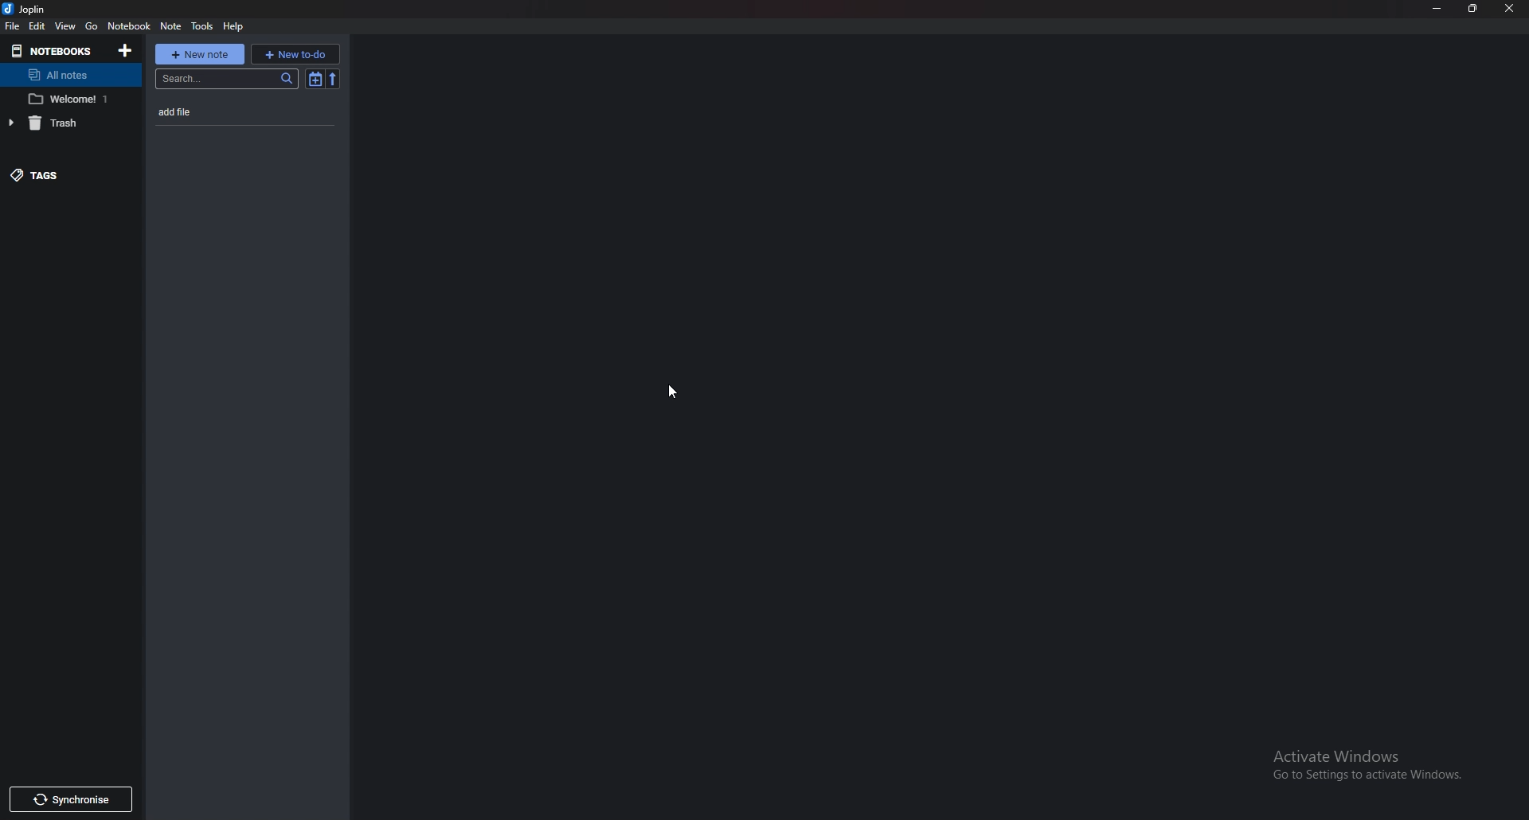 The image size is (1529, 820). Describe the element at coordinates (226, 78) in the screenshot. I see `Search` at that location.